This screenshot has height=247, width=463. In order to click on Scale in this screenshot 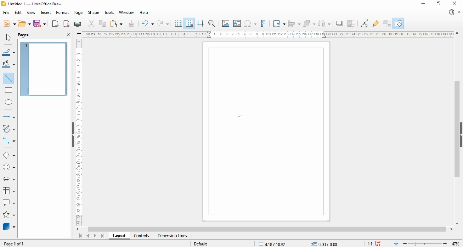, I will do `click(79, 132)`.